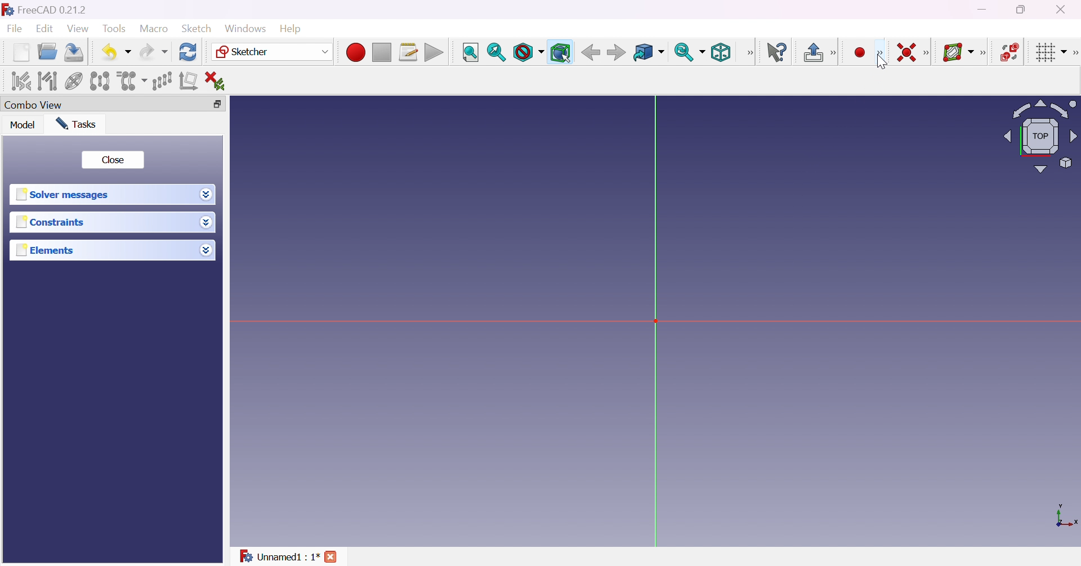 This screenshot has width=1081, height=566. I want to click on Constrain coincident, so click(905, 52).